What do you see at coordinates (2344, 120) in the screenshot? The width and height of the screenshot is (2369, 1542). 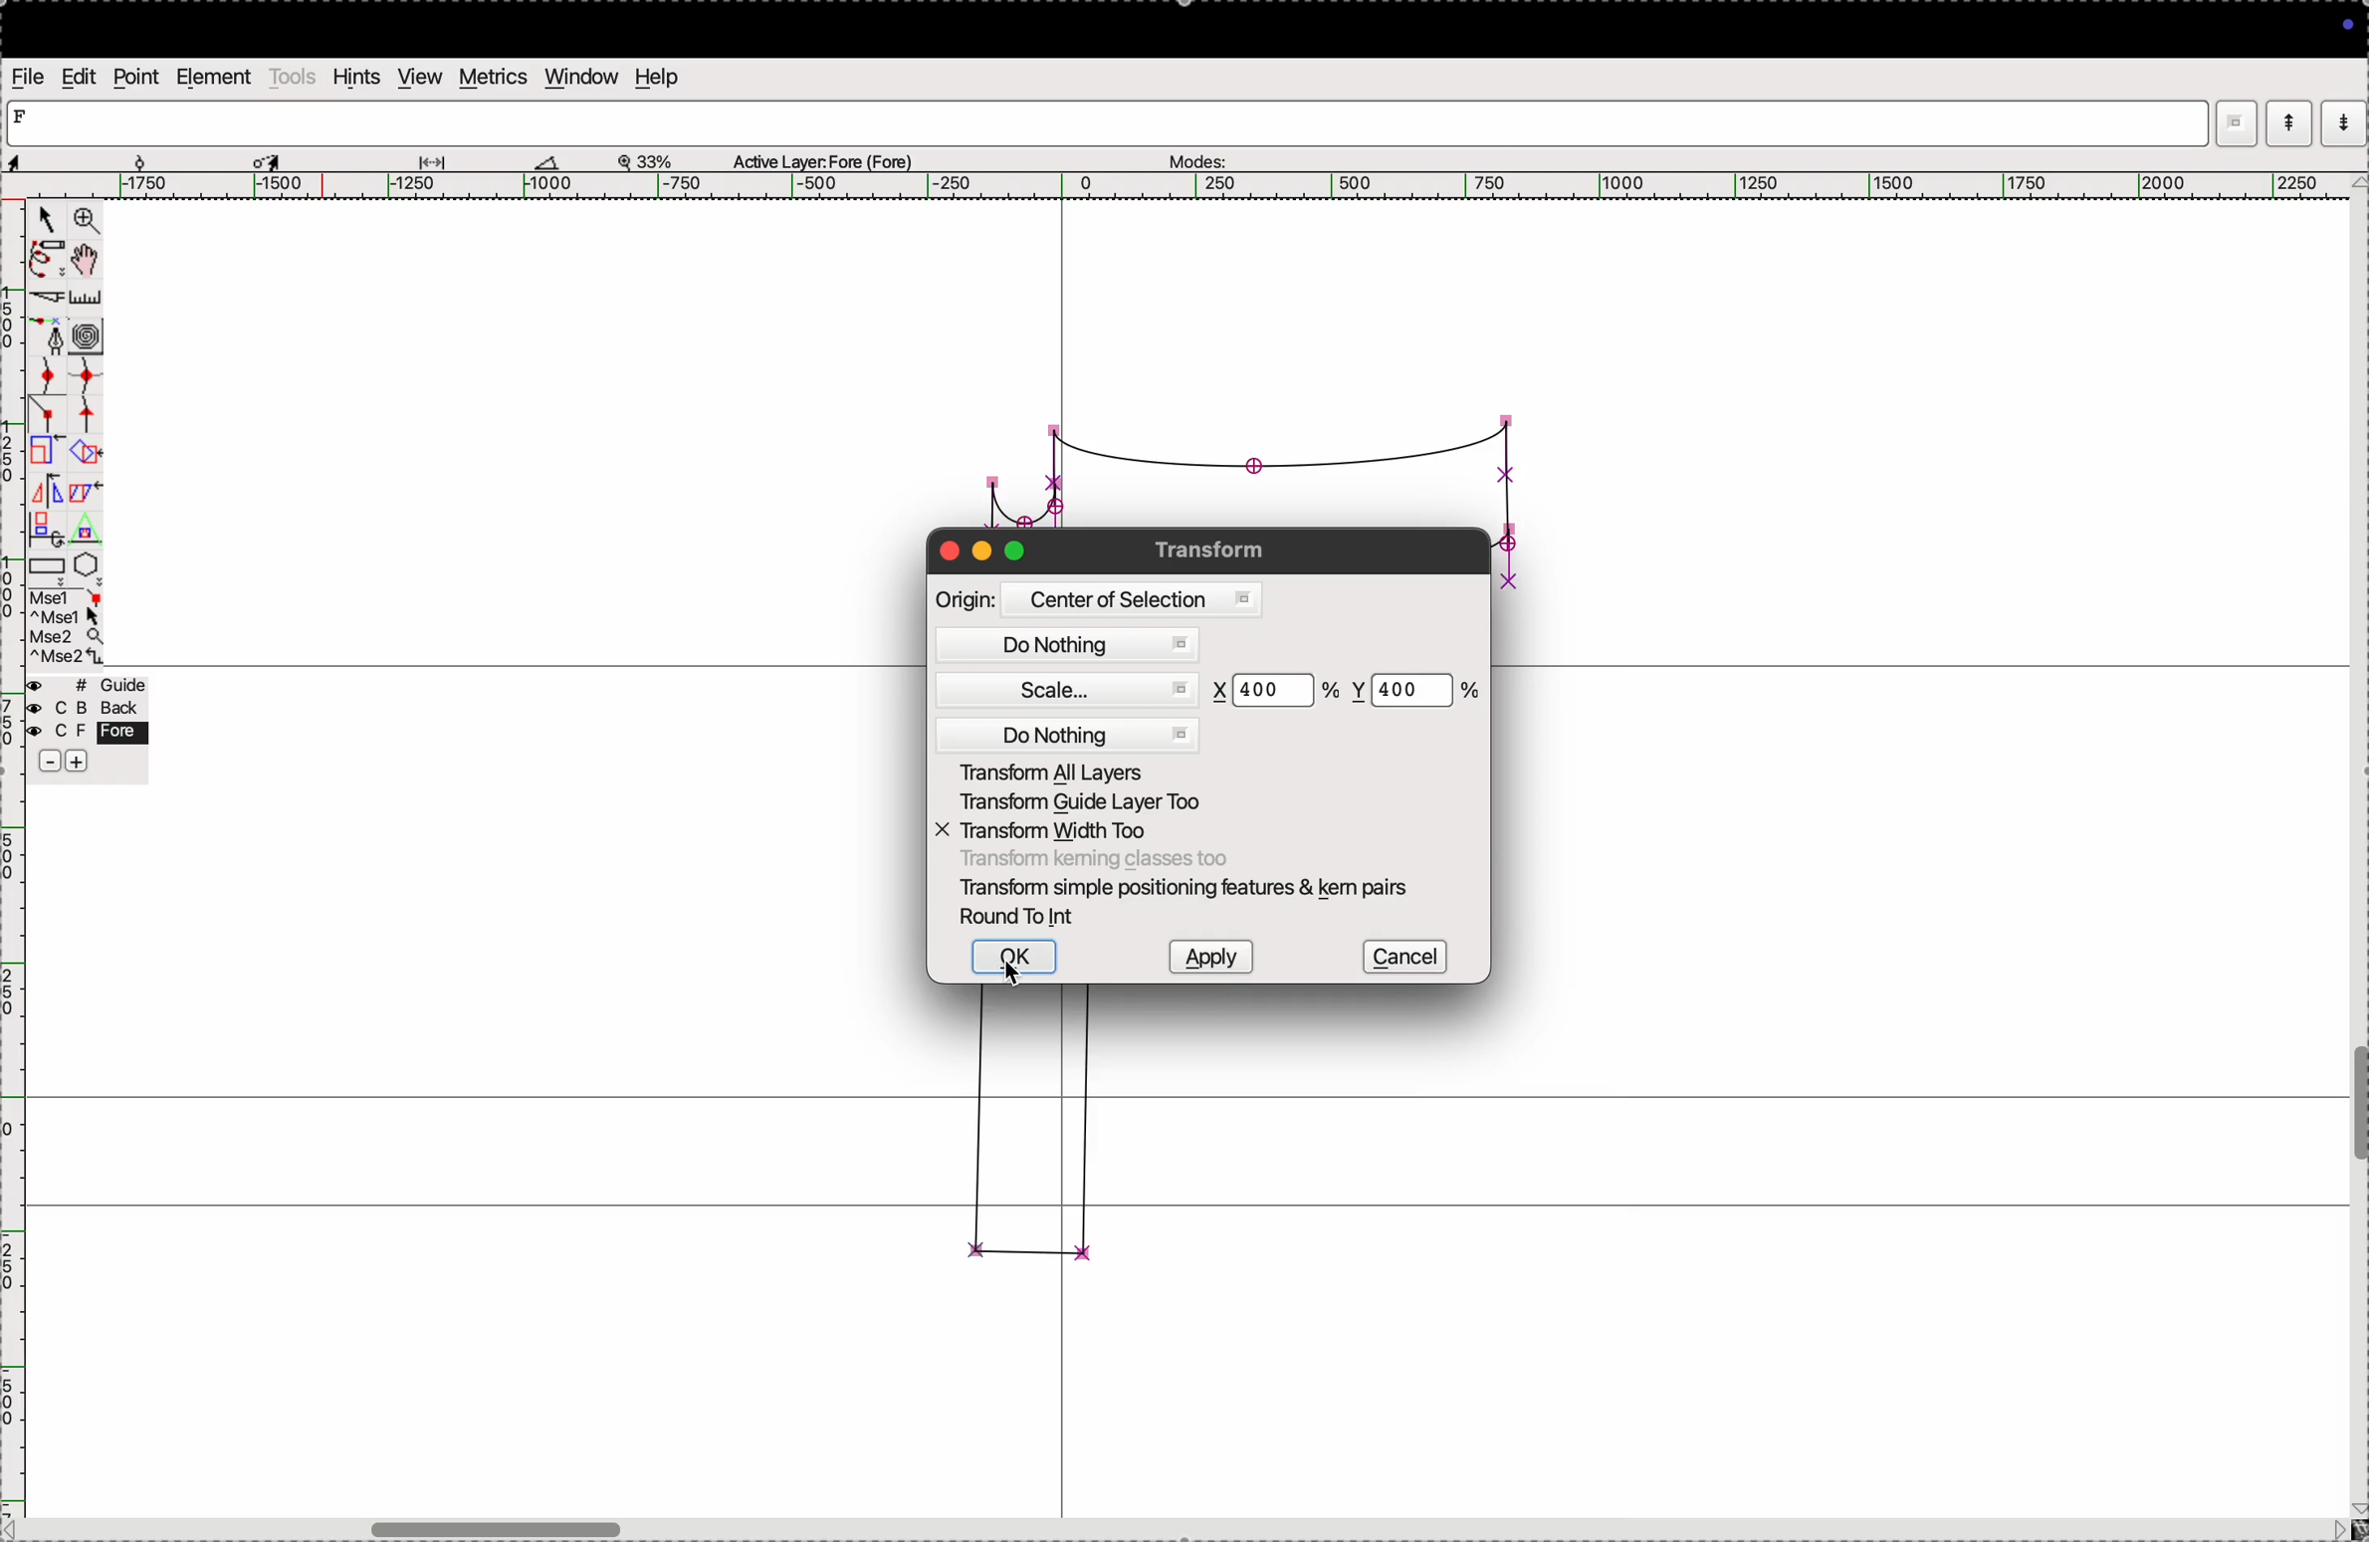 I see `mode down` at bounding box center [2344, 120].